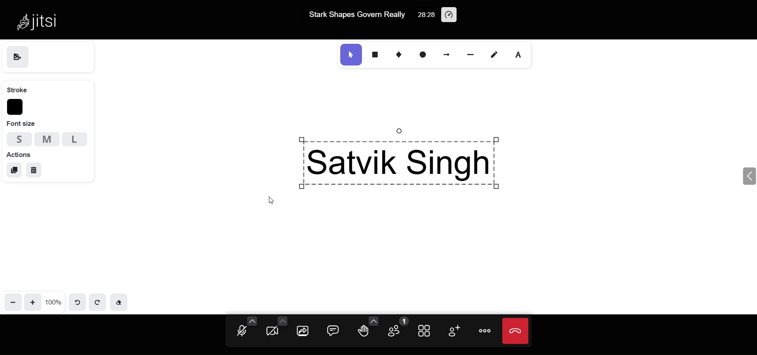 This screenshot has height=355, width=757. I want to click on rectangle, so click(374, 54).